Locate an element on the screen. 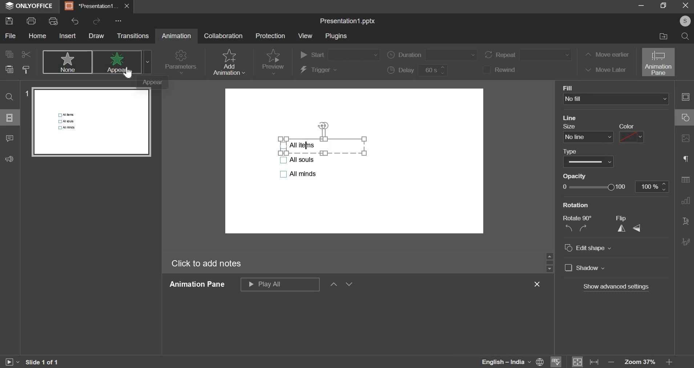 This screenshot has height=368, width=694. insert is located at coordinates (67, 36).